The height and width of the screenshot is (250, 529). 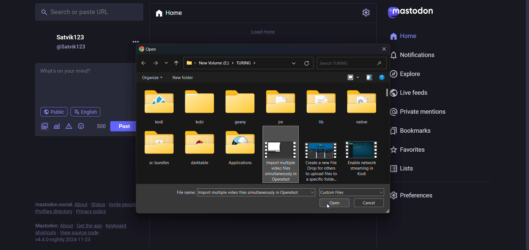 What do you see at coordinates (98, 125) in the screenshot?
I see `500` at bounding box center [98, 125].